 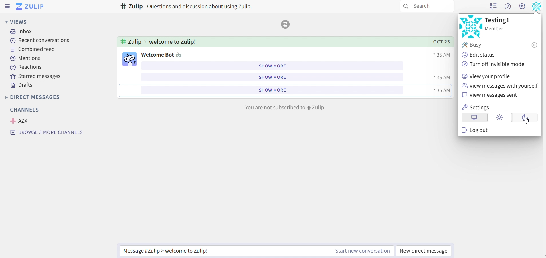 I want to click on edit status, so click(x=482, y=55).